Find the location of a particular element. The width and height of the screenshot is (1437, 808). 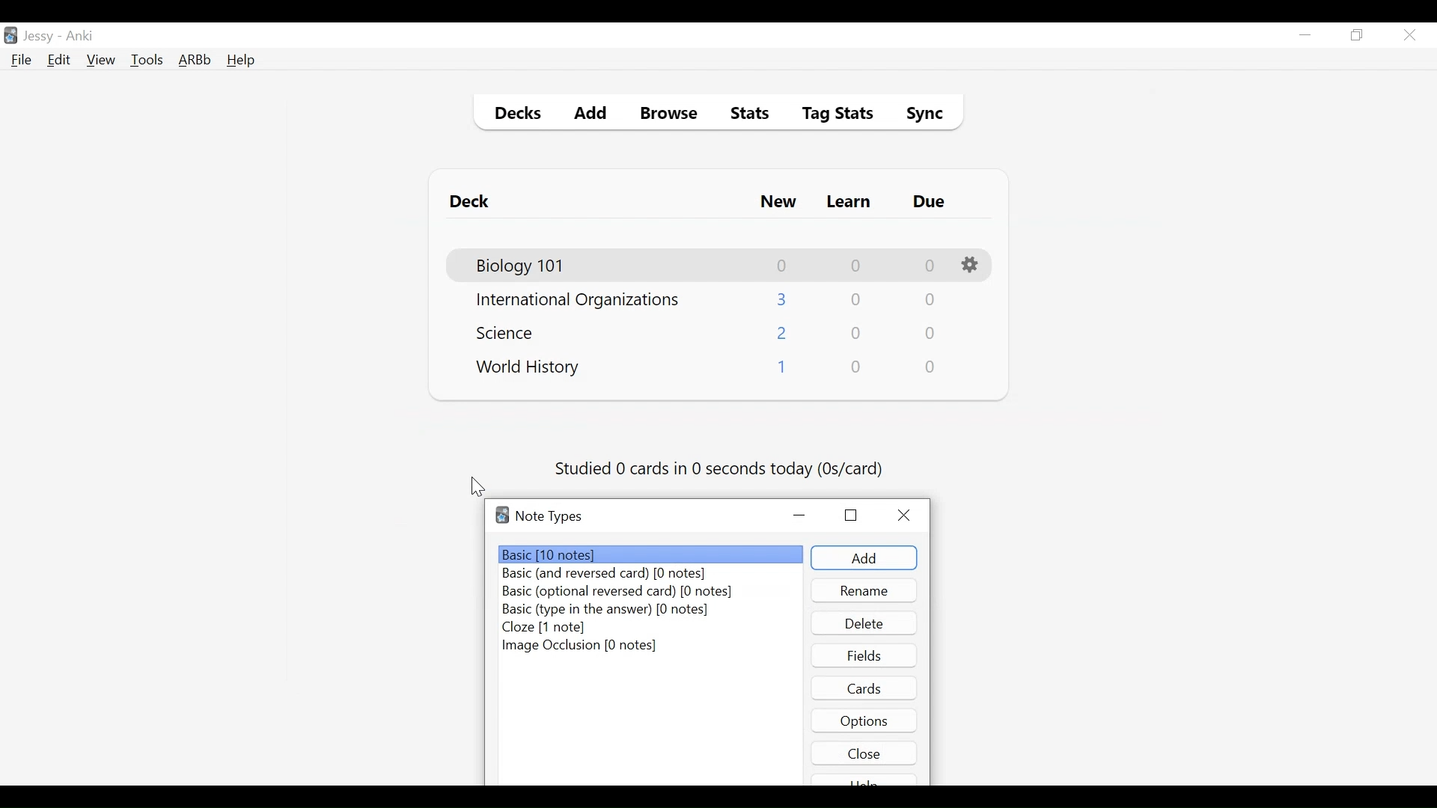

Cloze (number of notes) is located at coordinates (545, 628).